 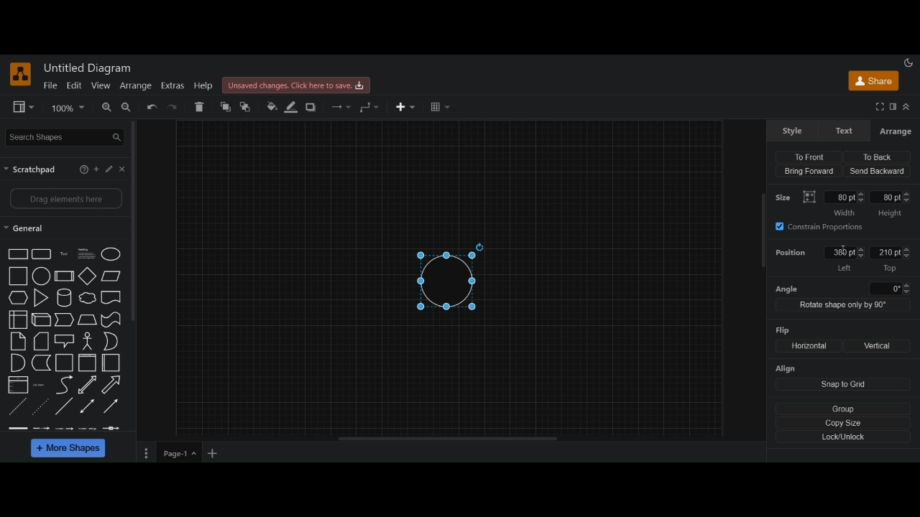 I want to click on Rombus, so click(x=88, y=320).